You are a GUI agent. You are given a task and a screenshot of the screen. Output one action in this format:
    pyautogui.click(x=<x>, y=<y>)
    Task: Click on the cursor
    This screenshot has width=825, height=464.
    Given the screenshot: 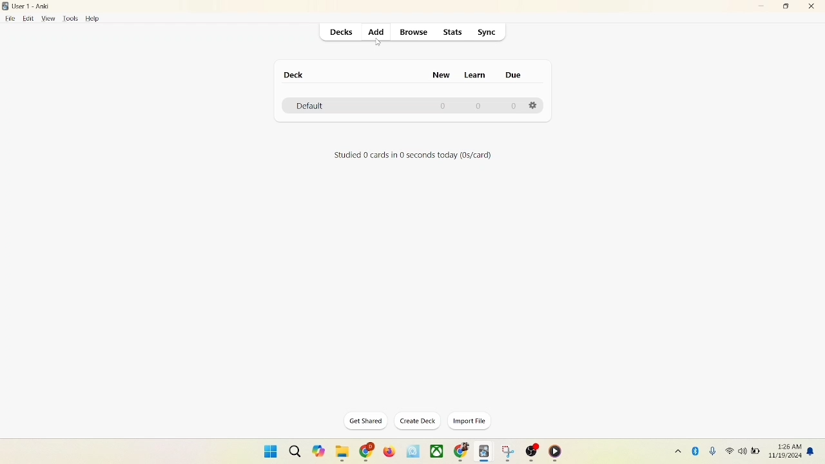 What is the action you would take?
    pyautogui.click(x=380, y=43)
    